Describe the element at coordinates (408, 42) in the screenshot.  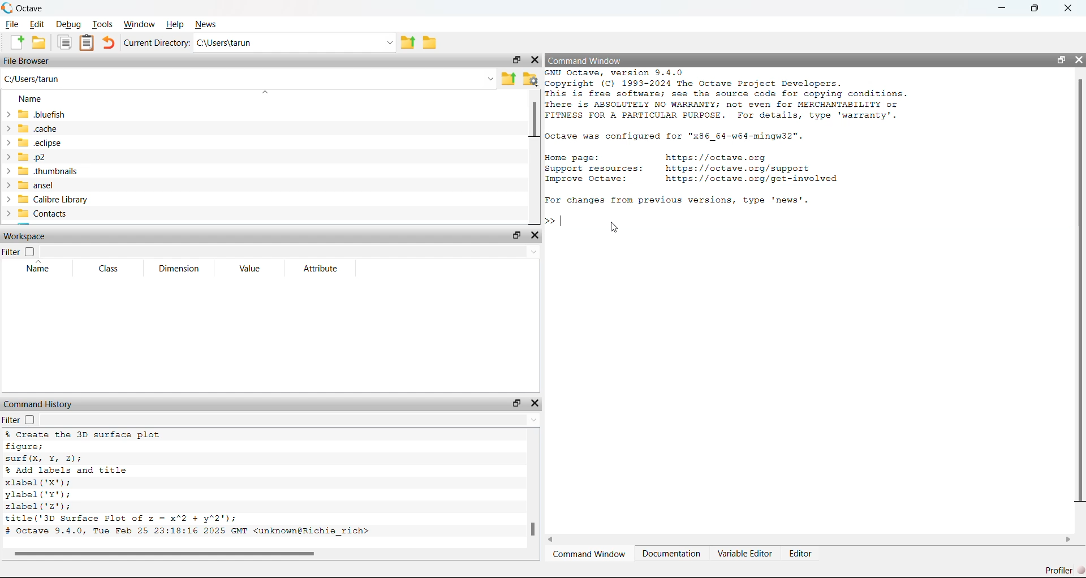
I see `Parent Directory` at that location.